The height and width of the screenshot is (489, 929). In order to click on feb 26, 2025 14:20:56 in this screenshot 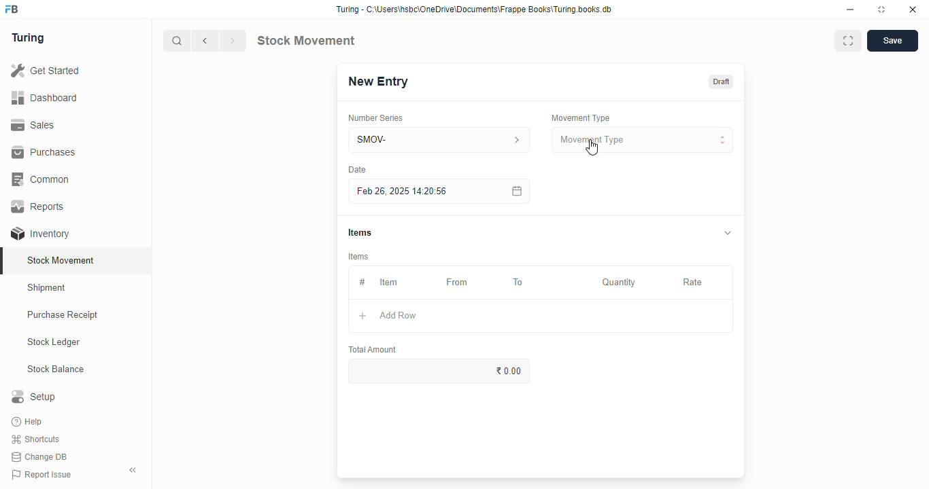, I will do `click(405, 192)`.